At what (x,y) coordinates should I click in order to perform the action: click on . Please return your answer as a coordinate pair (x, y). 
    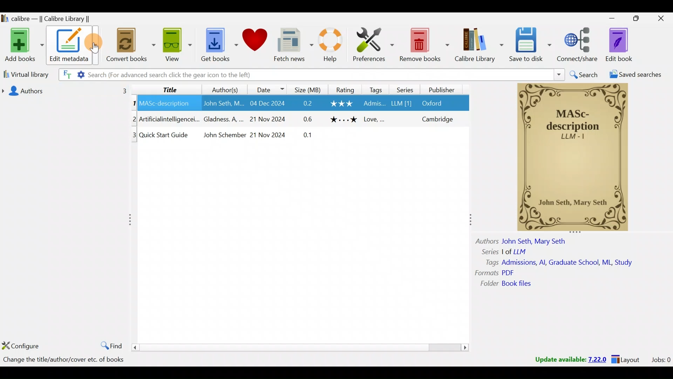
    Looking at the image, I should click on (308, 136).